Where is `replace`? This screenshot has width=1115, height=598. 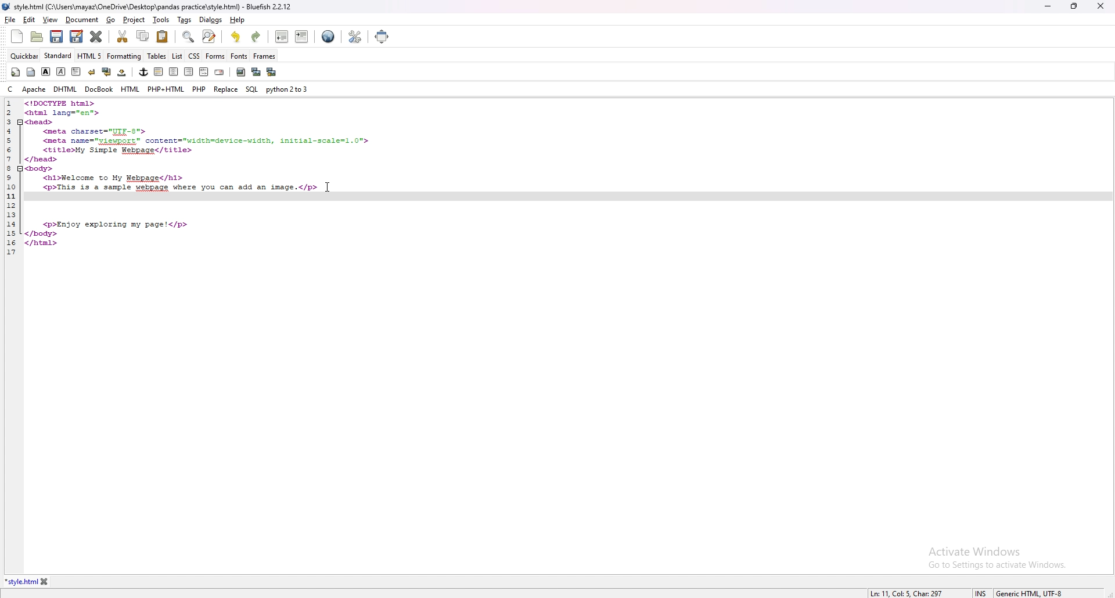
replace is located at coordinates (225, 89).